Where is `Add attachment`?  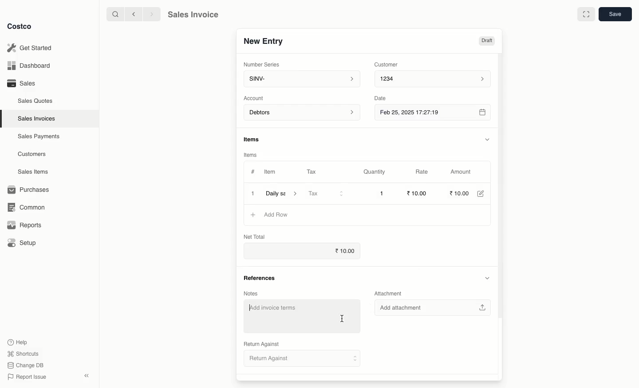 Add attachment is located at coordinates (433, 307).